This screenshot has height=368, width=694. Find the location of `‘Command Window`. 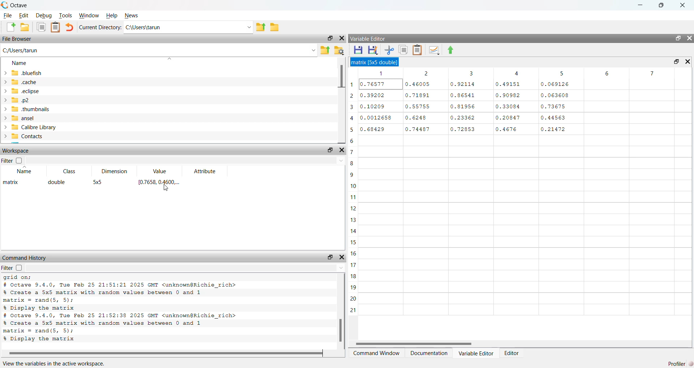

‘Command Window is located at coordinates (376, 354).